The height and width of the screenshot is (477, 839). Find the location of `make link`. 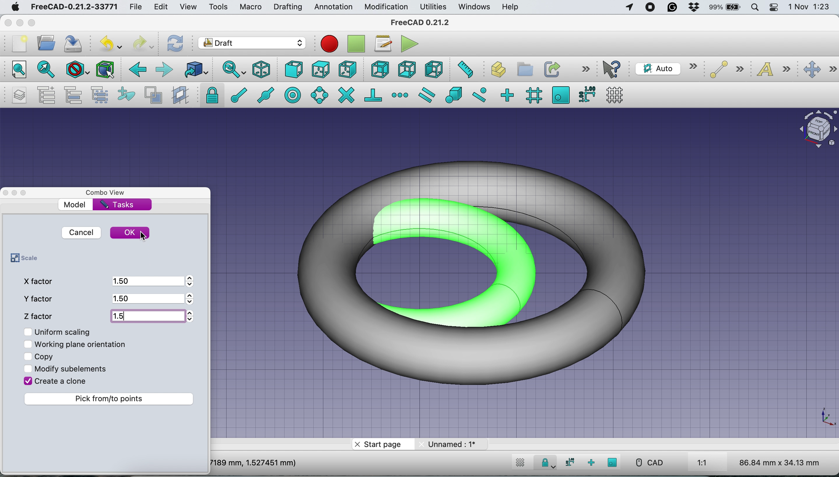

make link is located at coordinates (551, 69).